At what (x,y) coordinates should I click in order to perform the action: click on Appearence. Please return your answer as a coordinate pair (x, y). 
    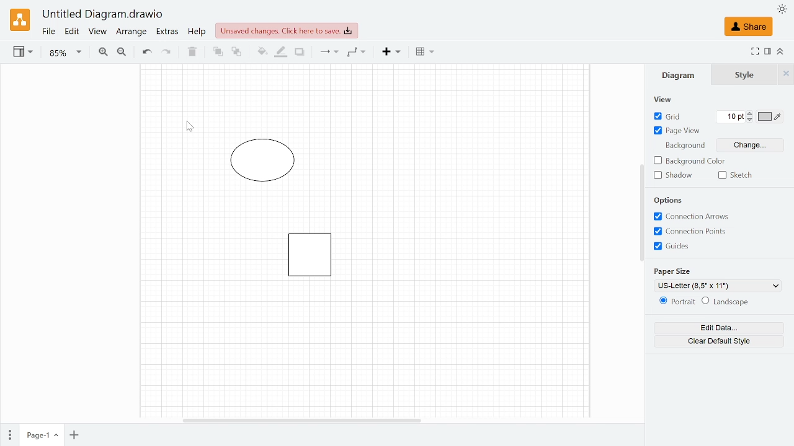
    Looking at the image, I should click on (782, 9).